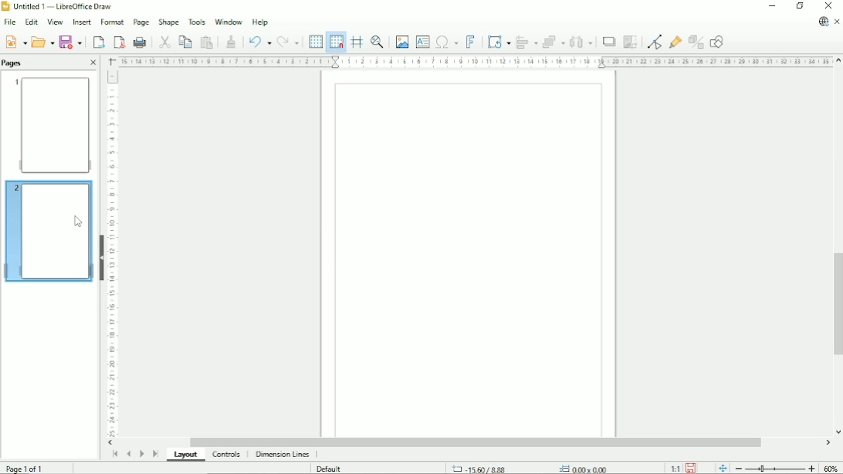 The image size is (843, 474). Describe the element at coordinates (500, 42) in the screenshot. I see `Transformation` at that location.